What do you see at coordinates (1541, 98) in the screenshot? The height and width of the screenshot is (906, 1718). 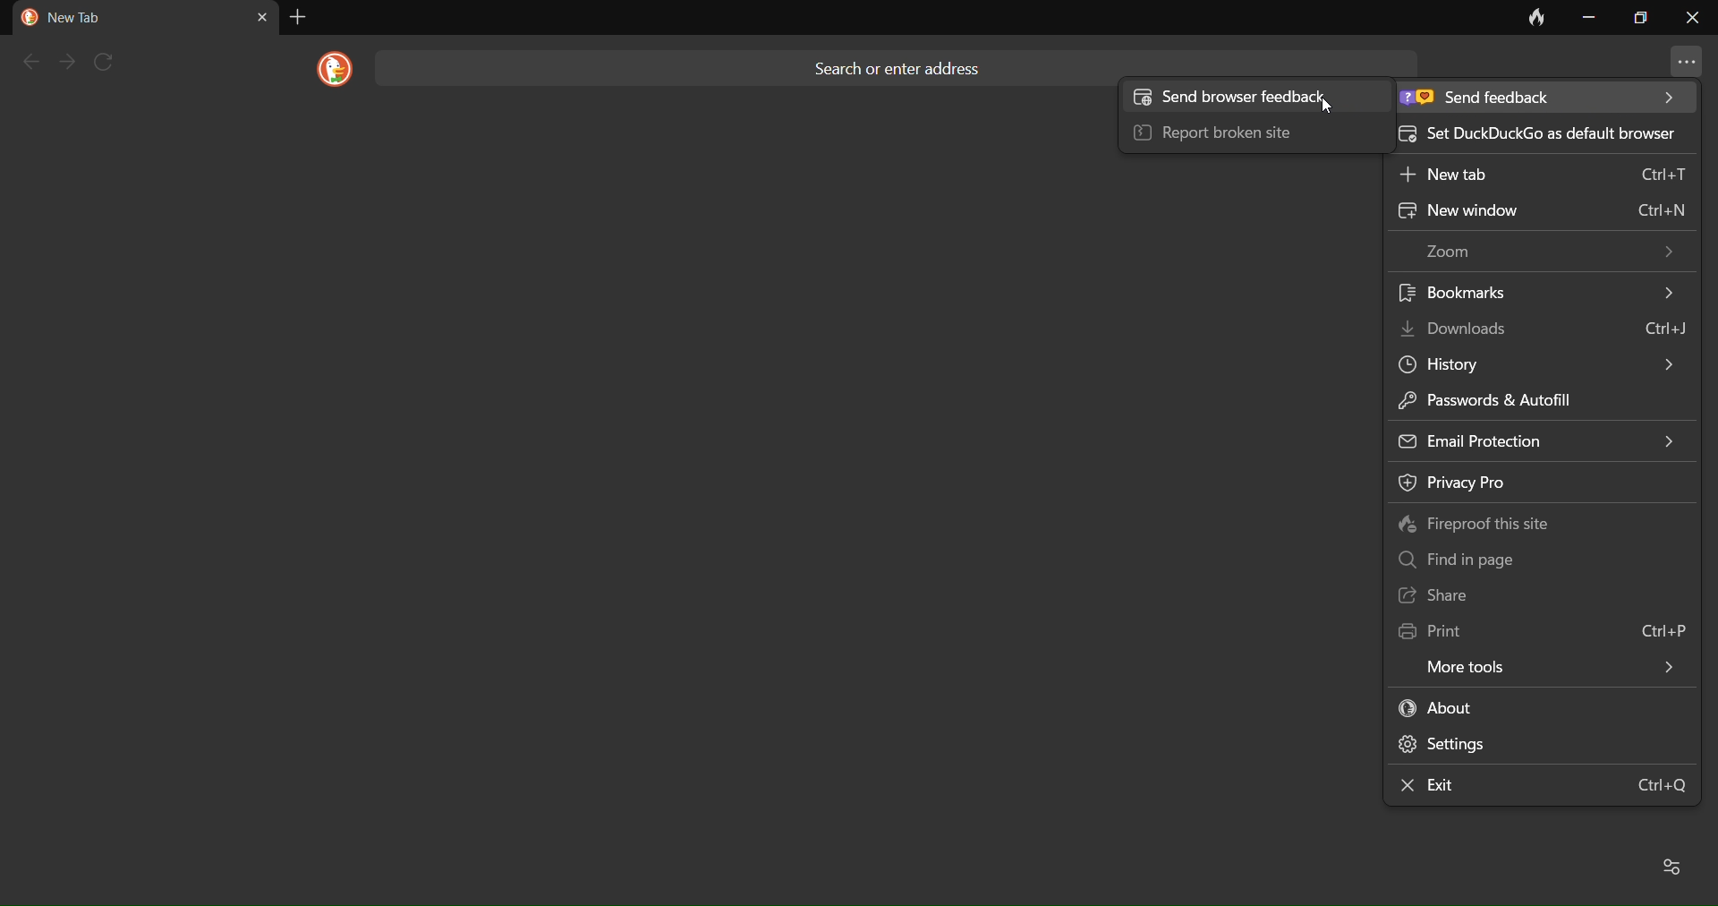 I see `send feedback` at bounding box center [1541, 98].